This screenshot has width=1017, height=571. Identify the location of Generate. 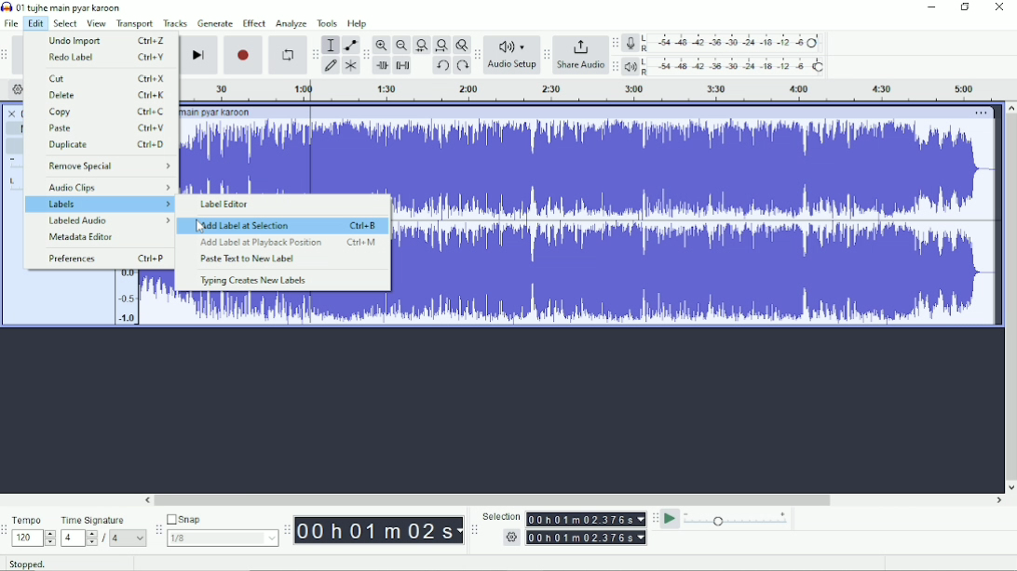
(215, 23).